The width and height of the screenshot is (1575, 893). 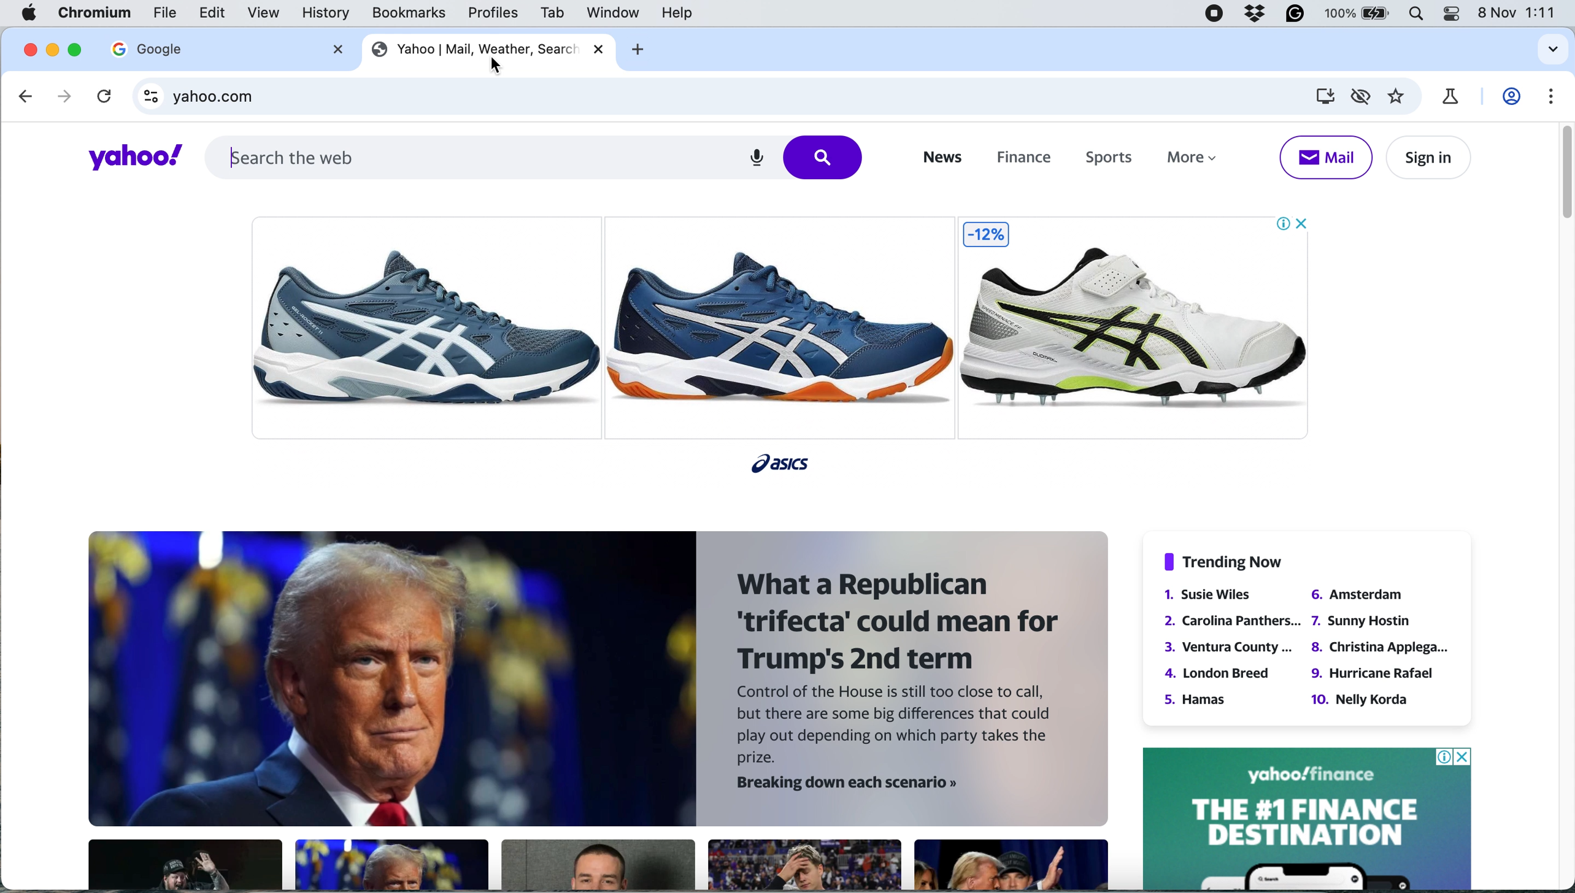 What do you see at coordinates (1022, 159) in the screenshot?
I see `finance` at bounding box center [1022, 159].